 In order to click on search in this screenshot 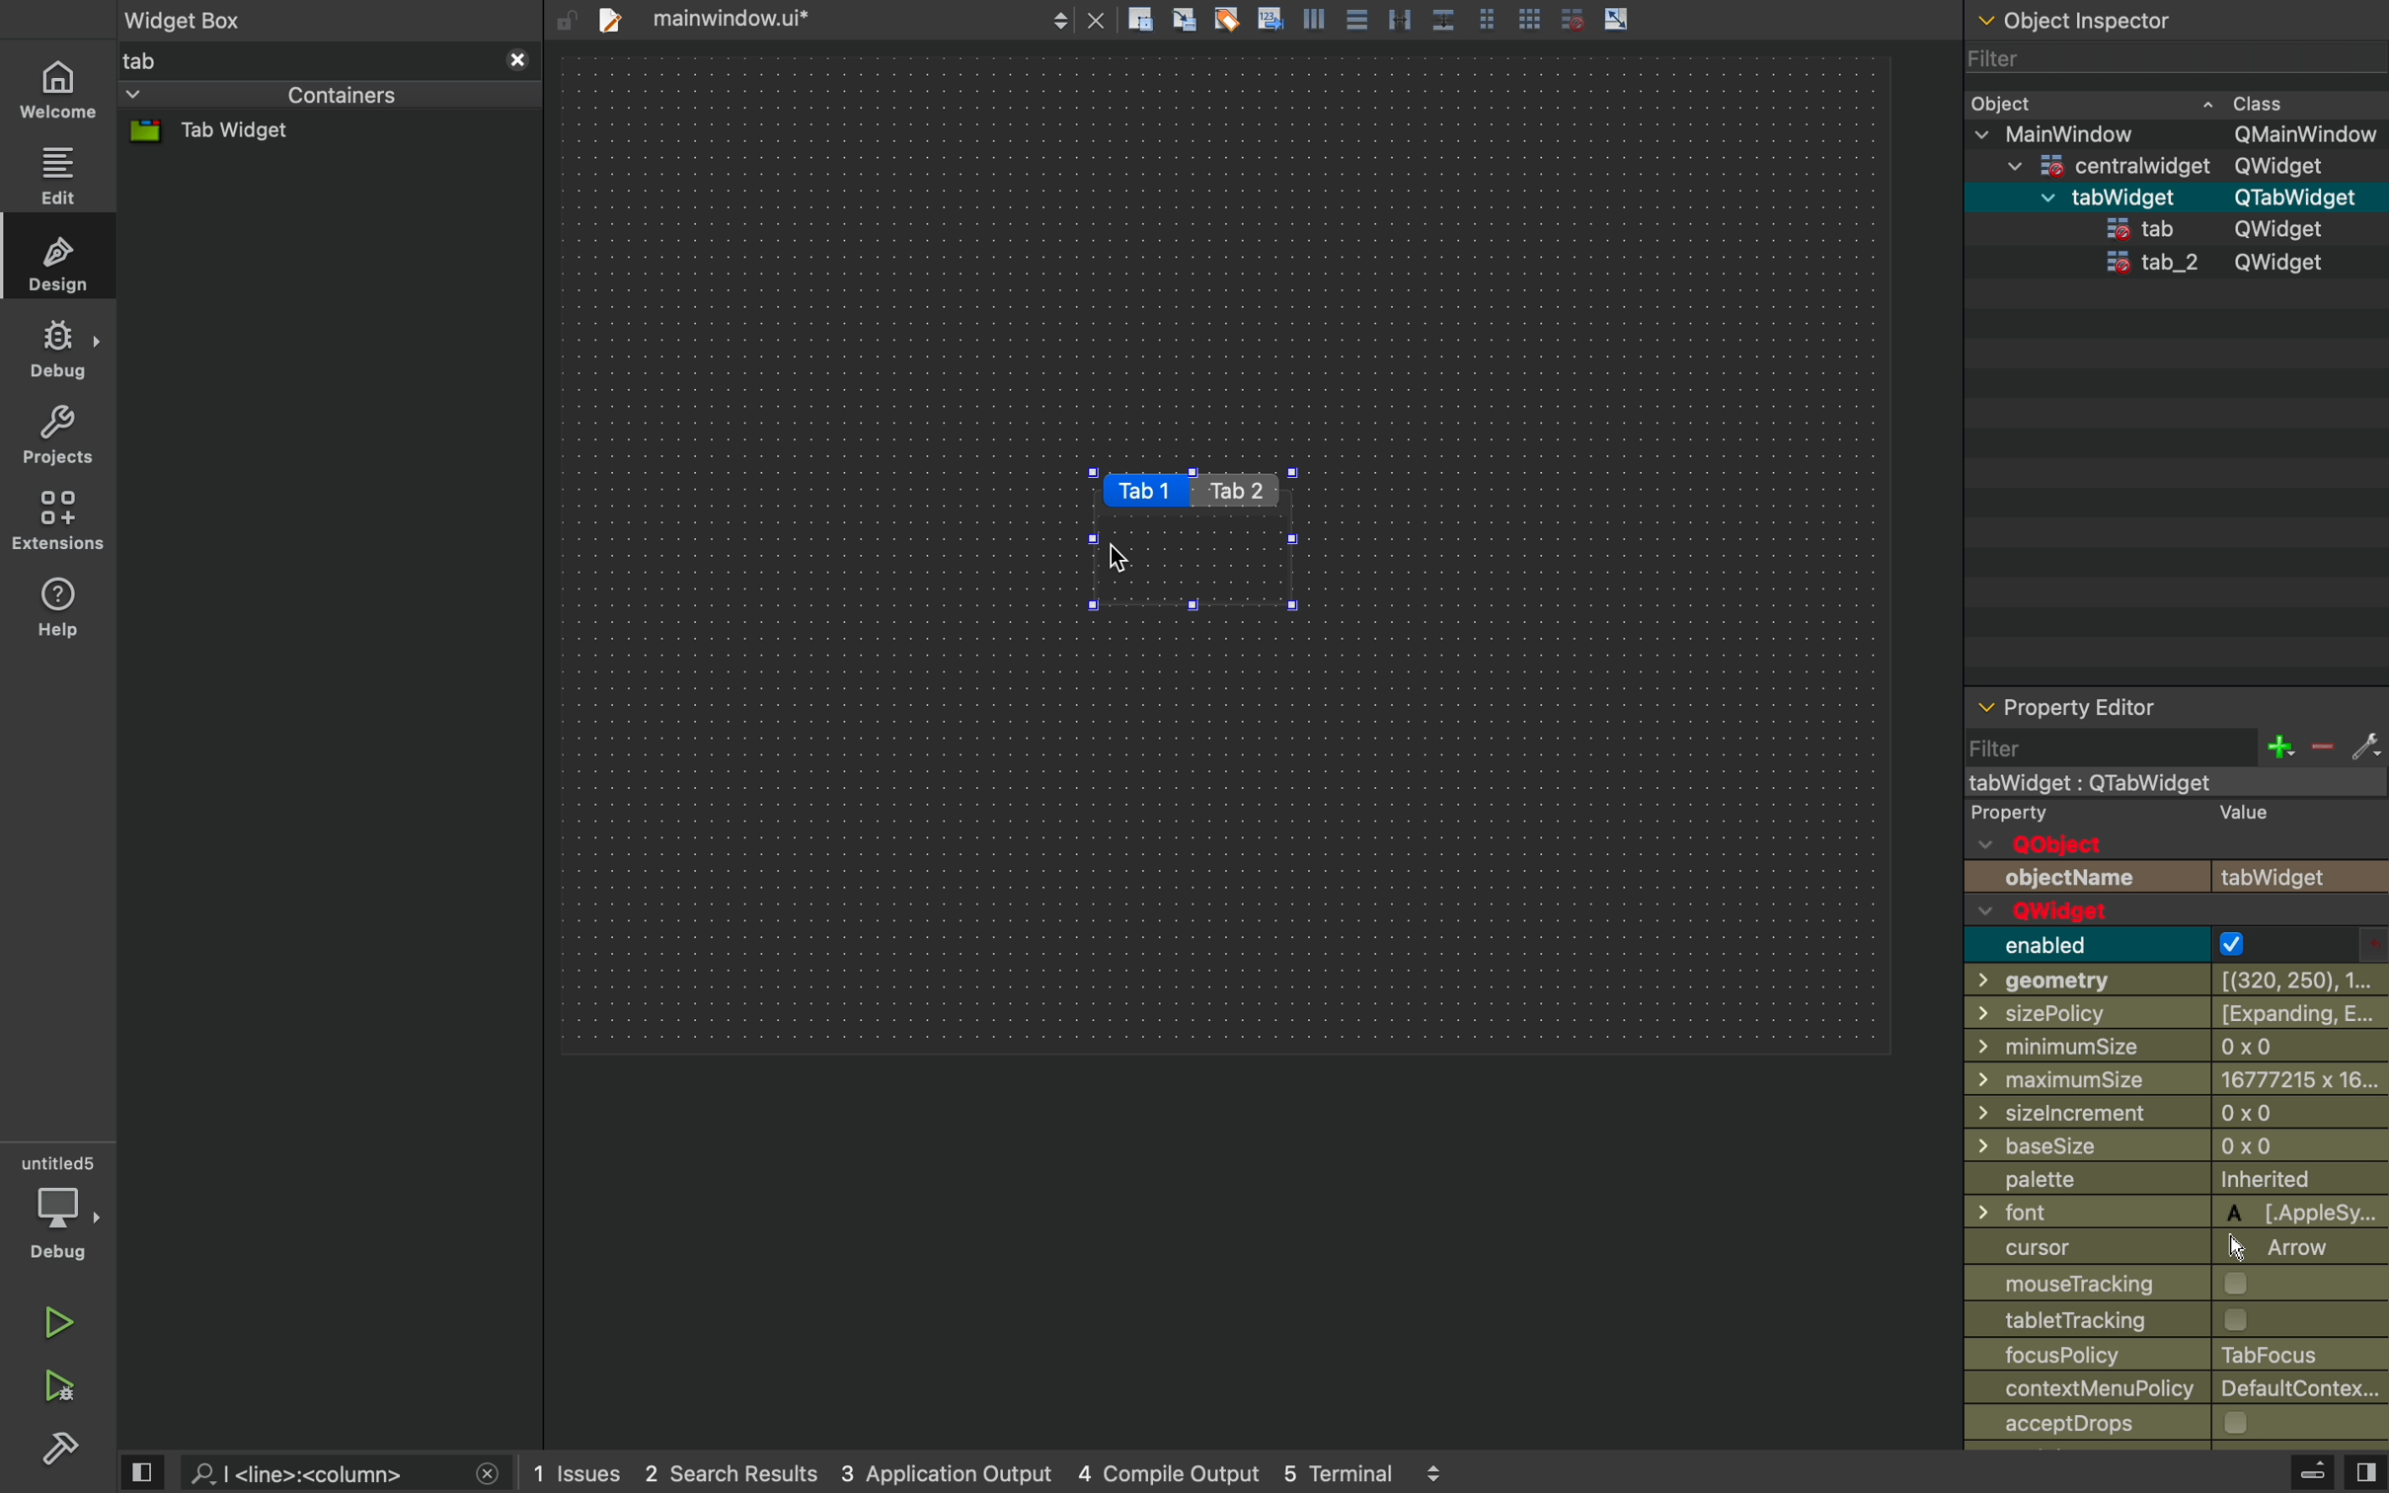, I will do `click(323, 1470)`.